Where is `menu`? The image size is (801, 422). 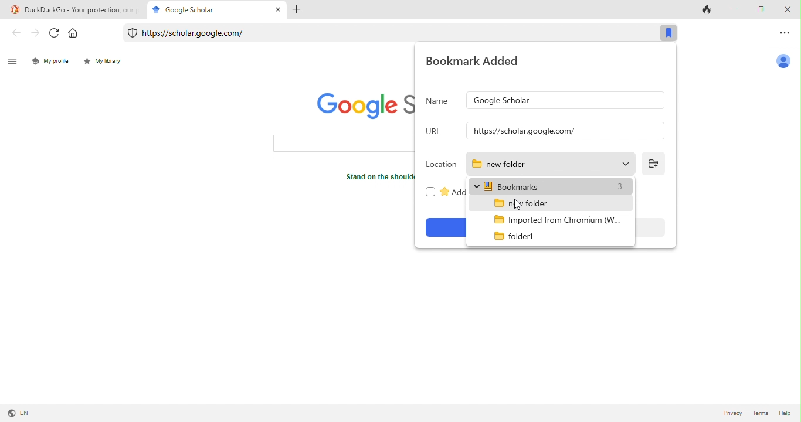 menu is located at coordinates (15, 61).